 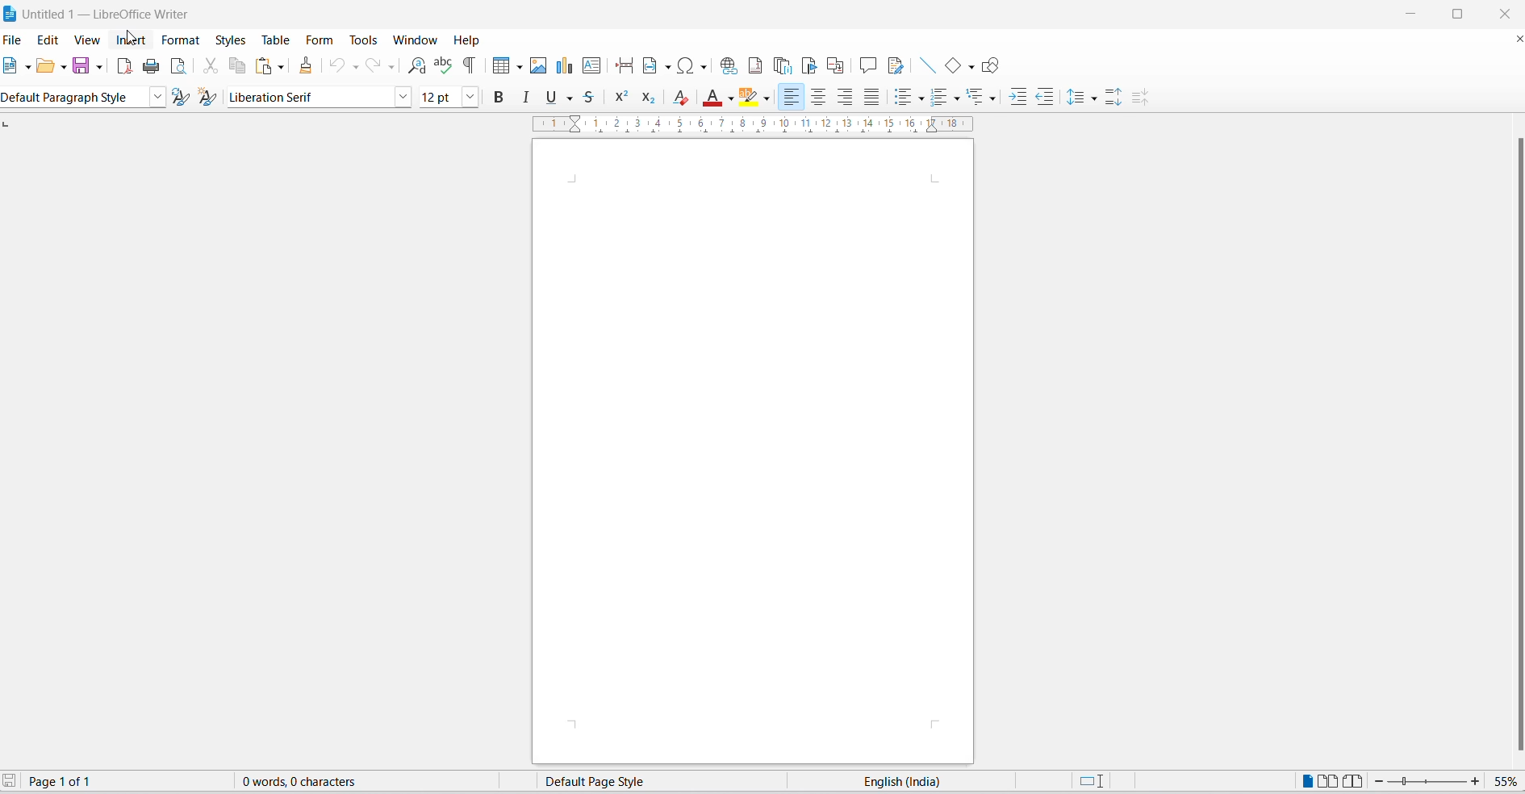 What do you see at coordinates (211, 67) in the screenshot?
I see `cut` at bounding box center [211, 67].